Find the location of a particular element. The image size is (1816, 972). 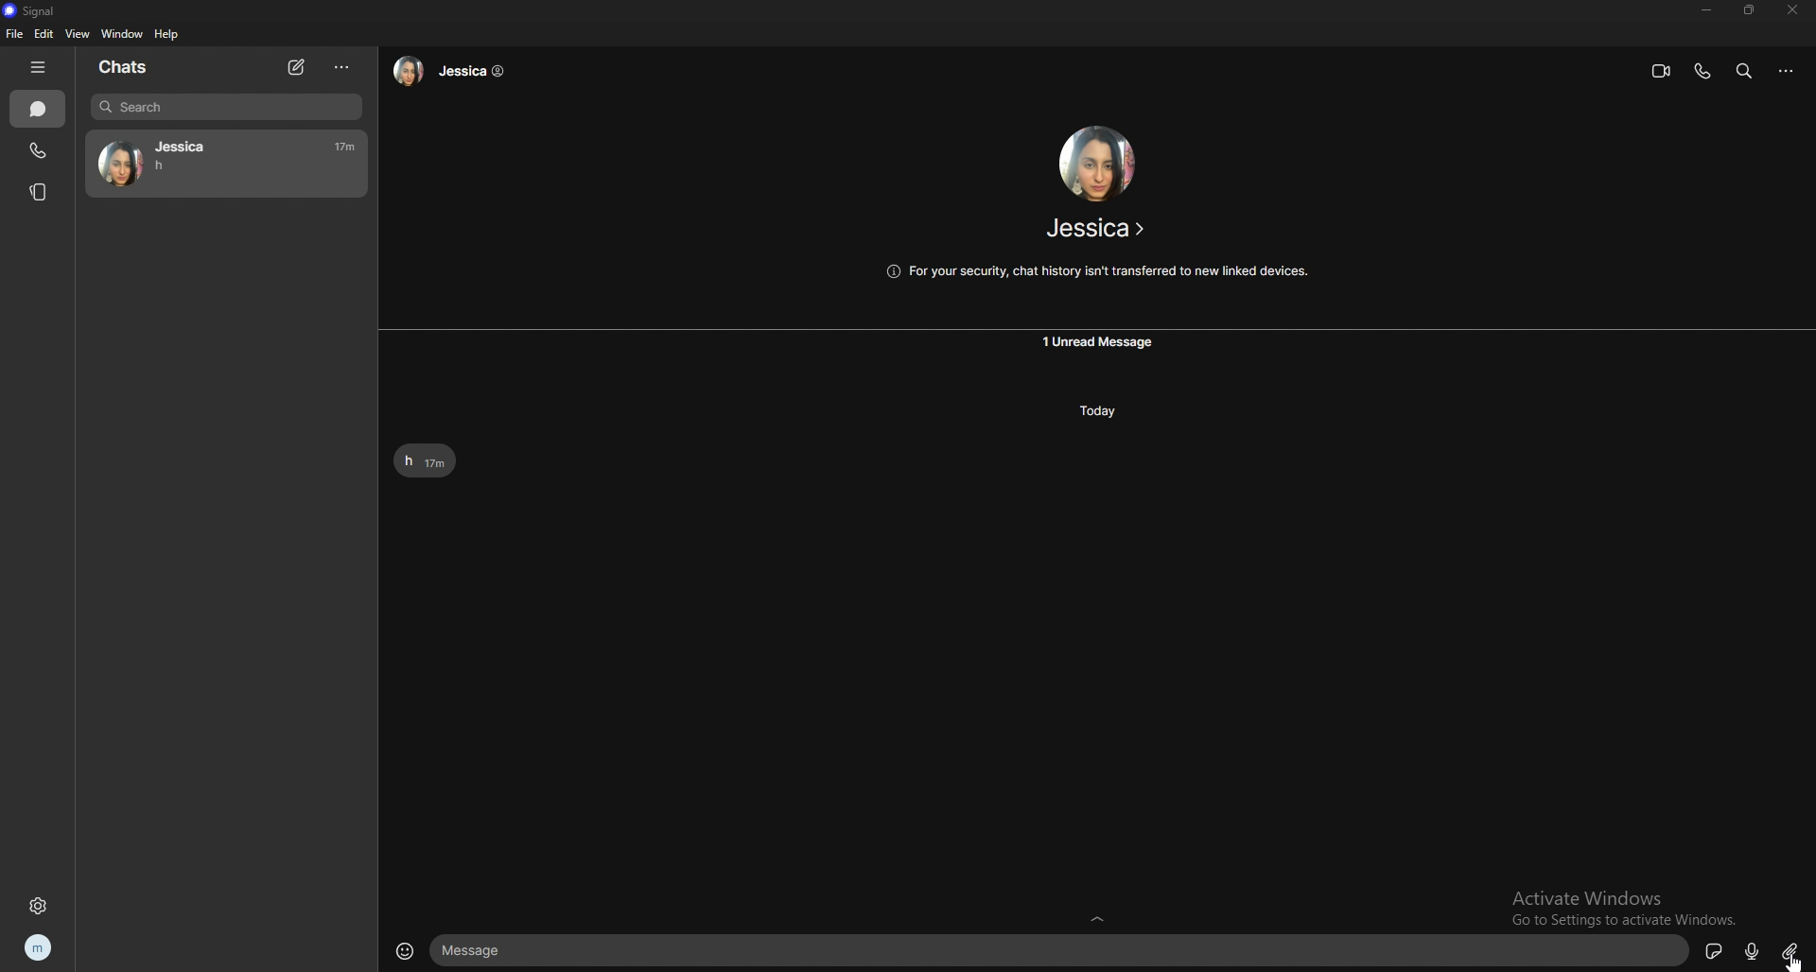

Jessica © is located at coordinates (452, 78).